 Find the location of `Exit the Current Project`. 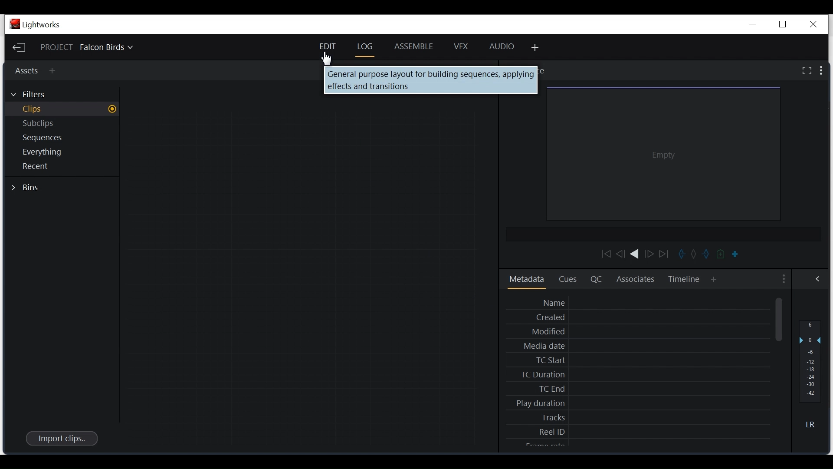

Exit the Current Project is located at coordinates (20, 47).